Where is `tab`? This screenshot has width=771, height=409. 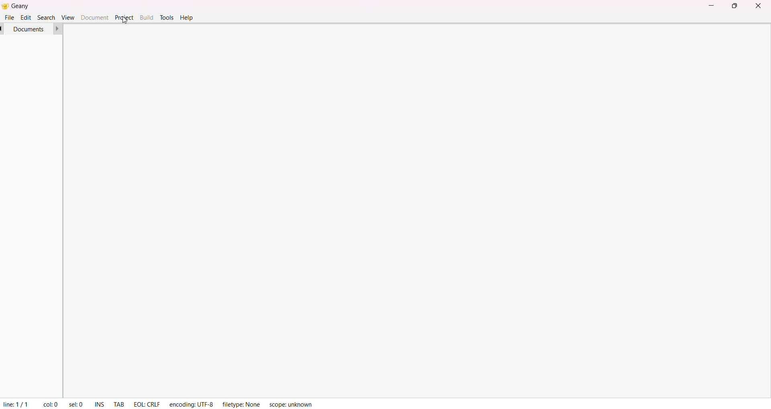 tab is located at coordinates (119, 405).